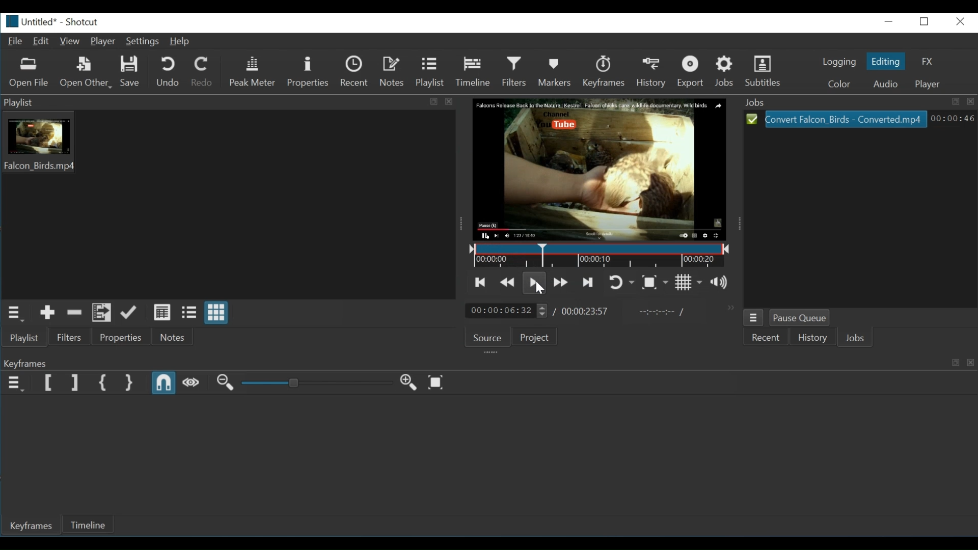  What do you see at coordinates (102, 383) in the screenshot?
I see `Set First Simple Keyframe` at bounding box center [102, 383].